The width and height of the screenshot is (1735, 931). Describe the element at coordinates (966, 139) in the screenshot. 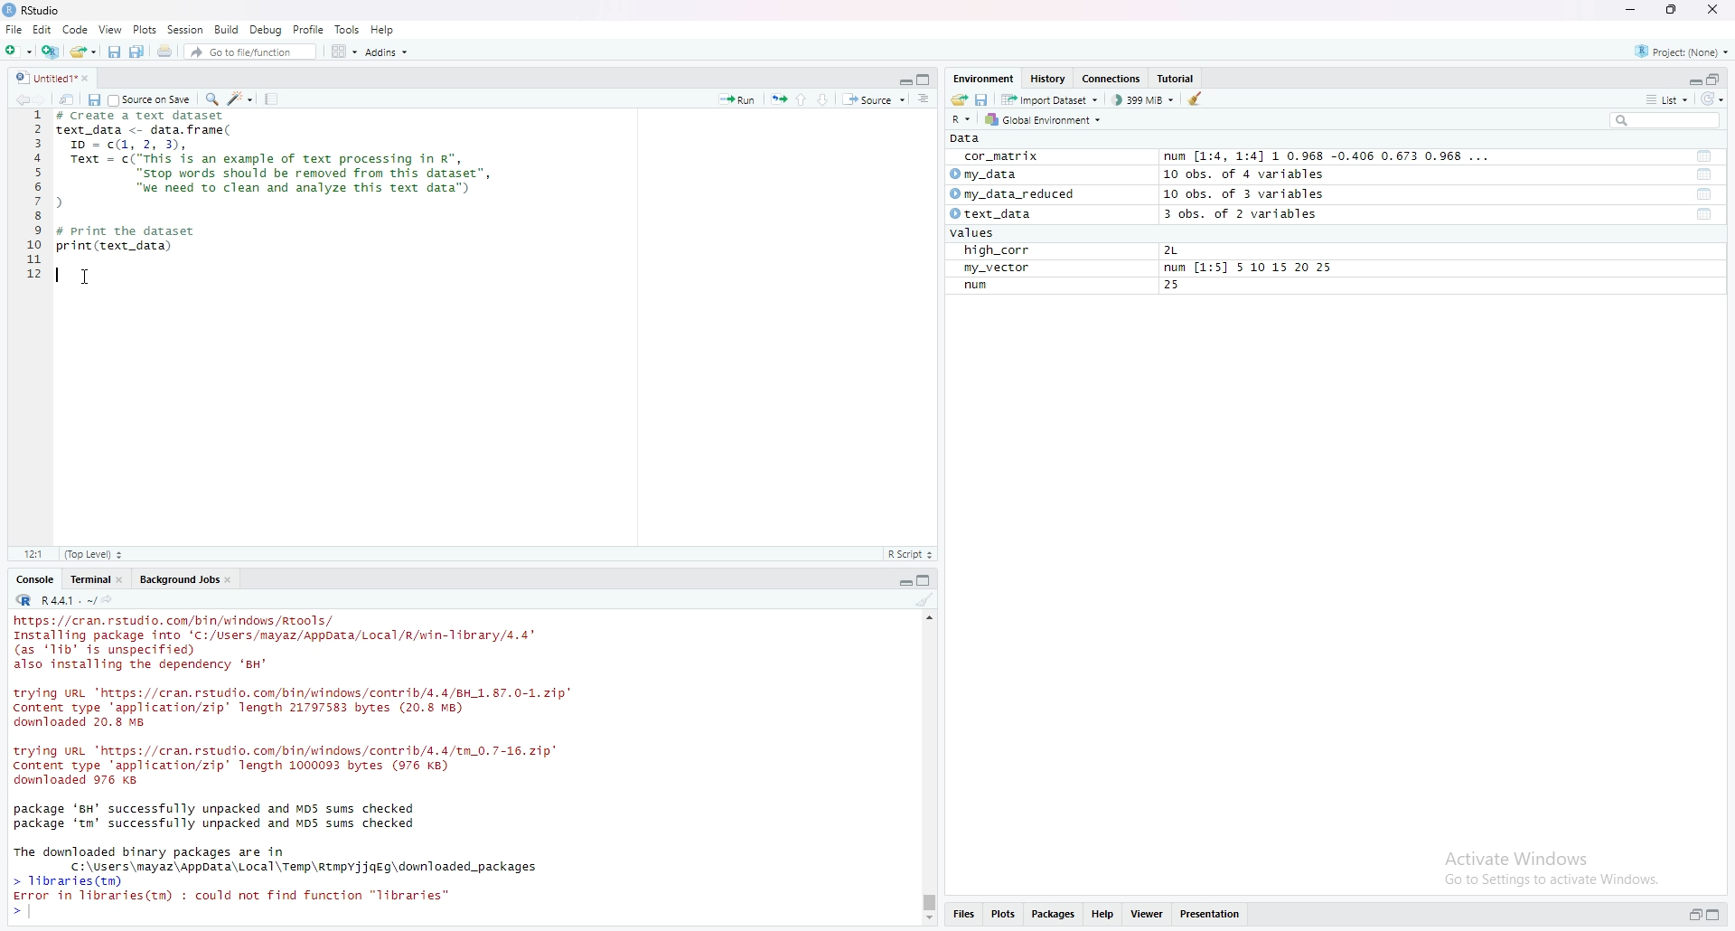

I see `data` at that location.